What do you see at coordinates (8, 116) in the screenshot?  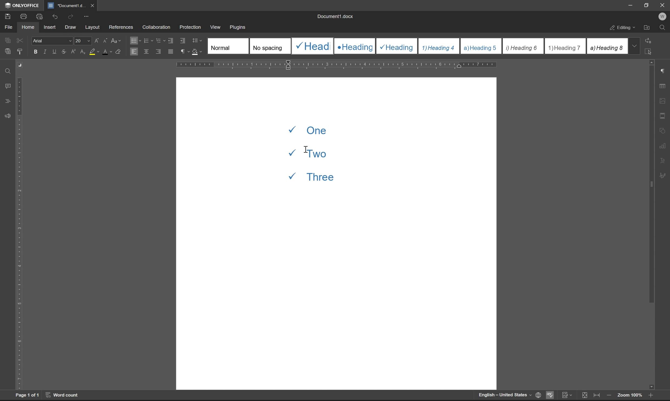 I see `feedback & support` at bounding box center [8, 116].